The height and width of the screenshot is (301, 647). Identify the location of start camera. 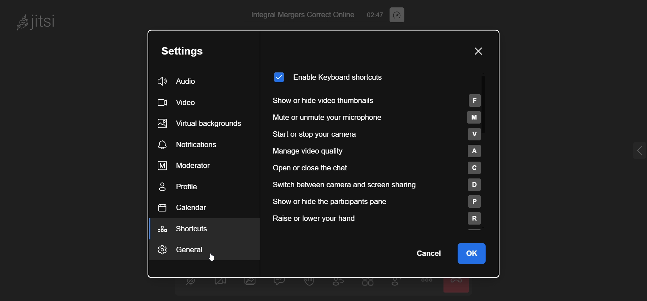
(220, 281).